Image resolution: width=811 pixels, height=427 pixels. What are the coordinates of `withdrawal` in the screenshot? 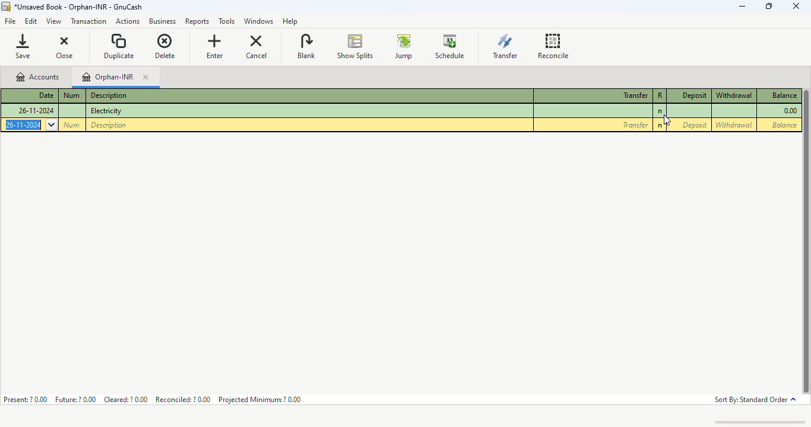 It's located at (735, 125).